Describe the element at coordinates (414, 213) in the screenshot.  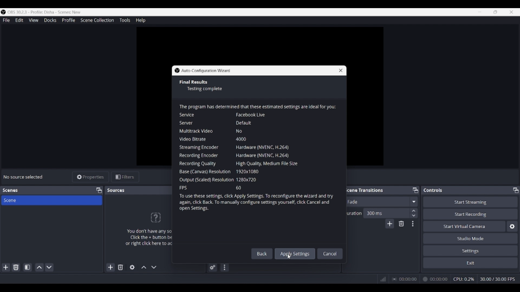
I see `Increase/Decrease duration` at that location.